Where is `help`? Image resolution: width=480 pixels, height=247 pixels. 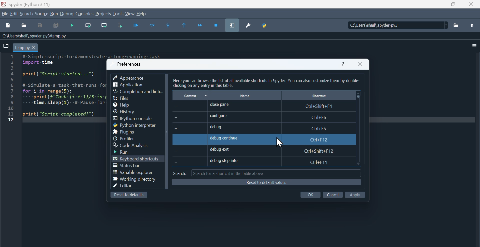 help is located at coordinates (145, 13).